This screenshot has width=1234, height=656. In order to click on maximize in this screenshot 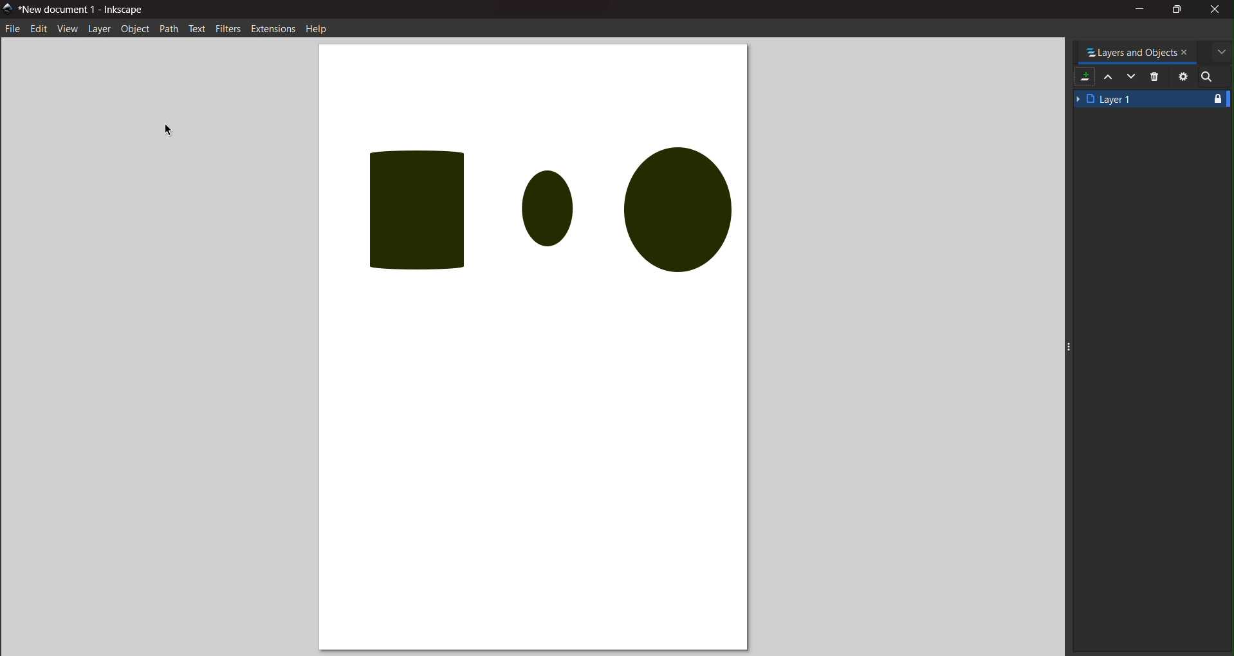, I will do `click(1179, 9)`.